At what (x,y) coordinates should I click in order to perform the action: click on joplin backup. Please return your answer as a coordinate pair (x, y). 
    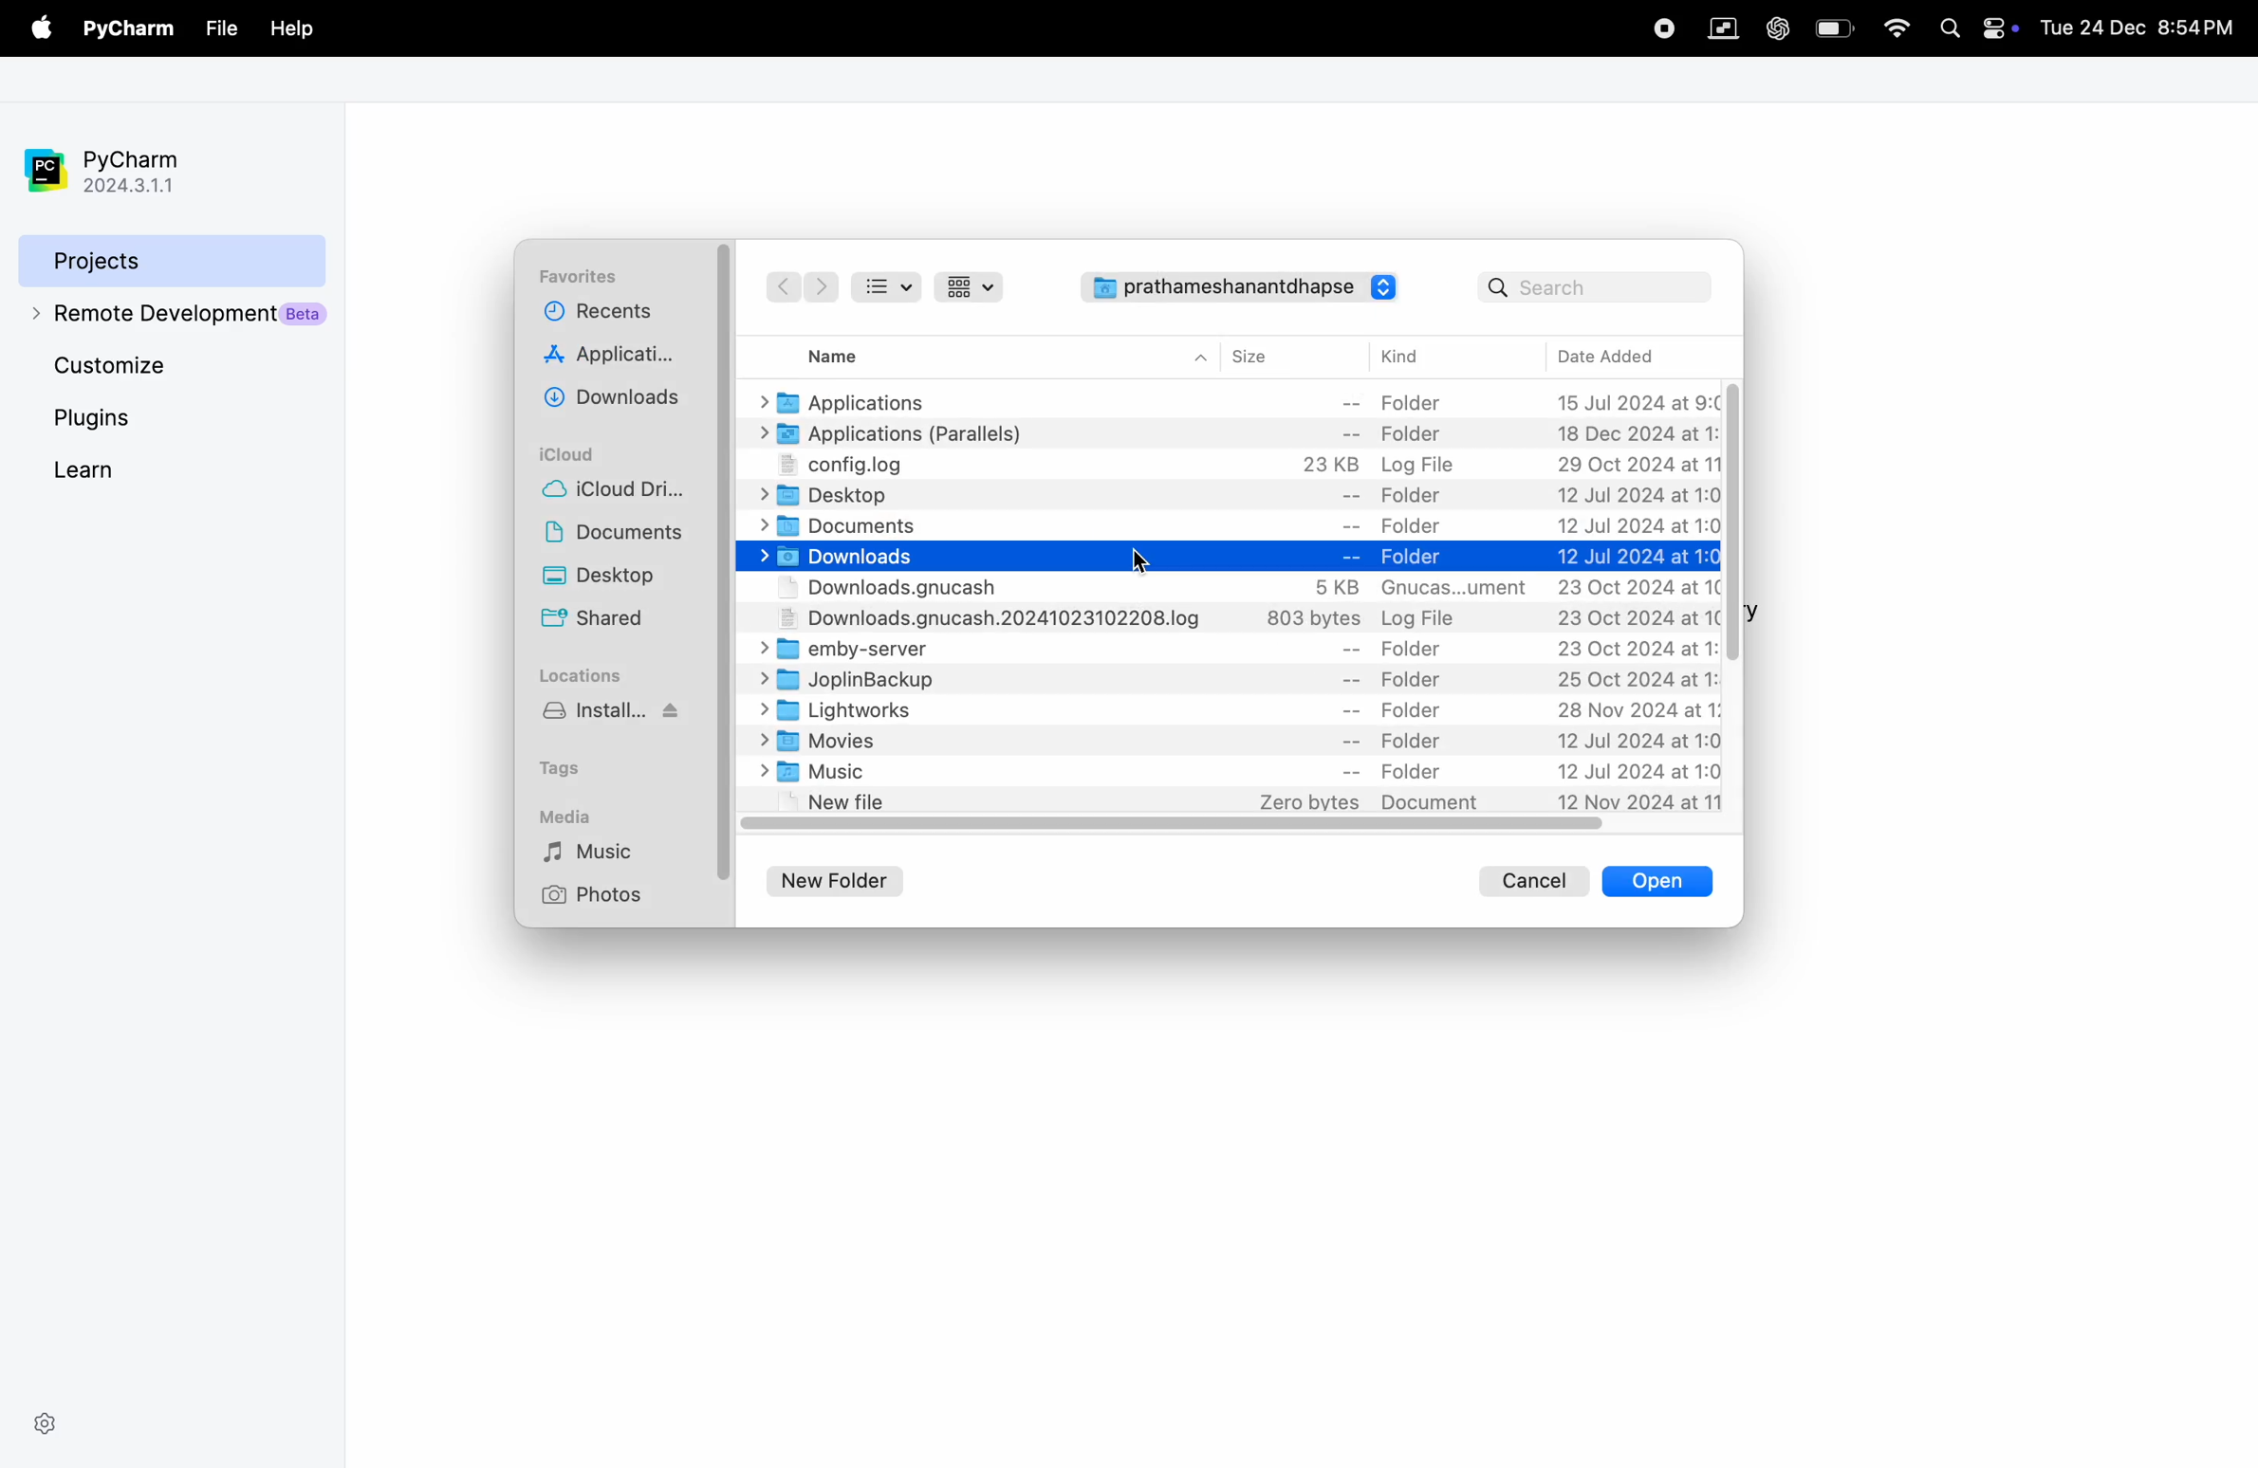
    Looking at the image, I should click on (1238, 681).